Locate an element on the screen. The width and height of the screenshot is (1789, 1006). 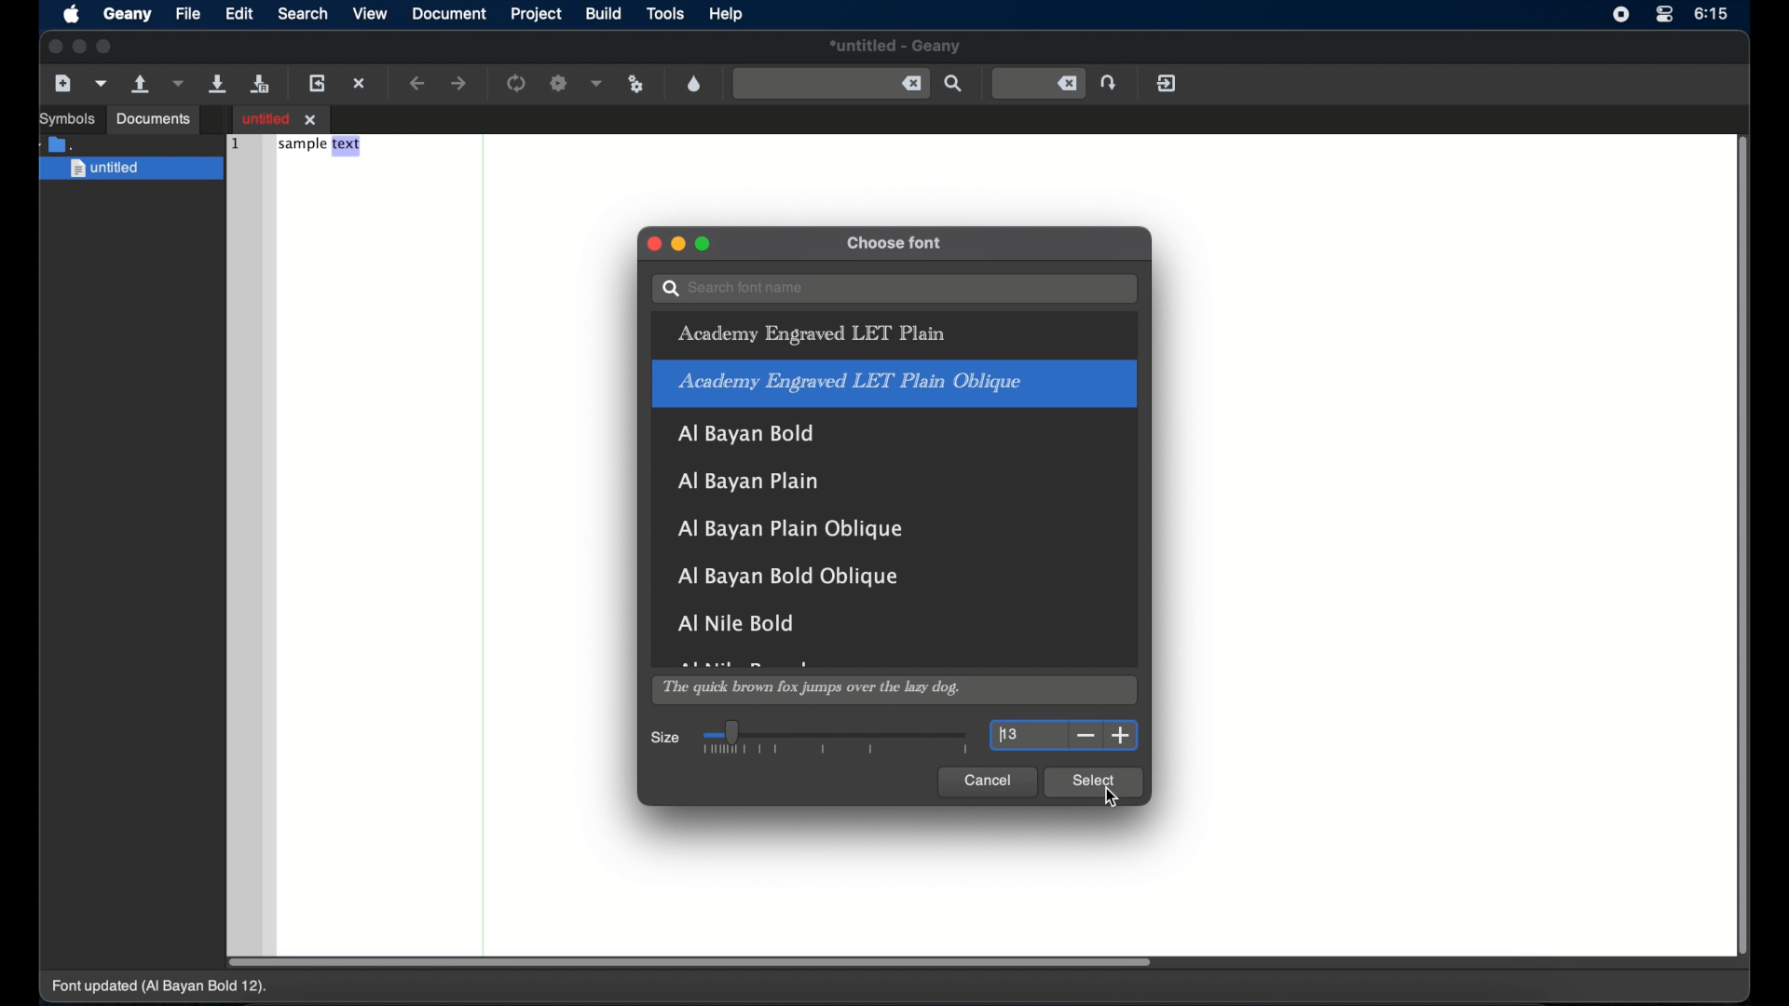
close the current file is located at coordinates (361, 85).